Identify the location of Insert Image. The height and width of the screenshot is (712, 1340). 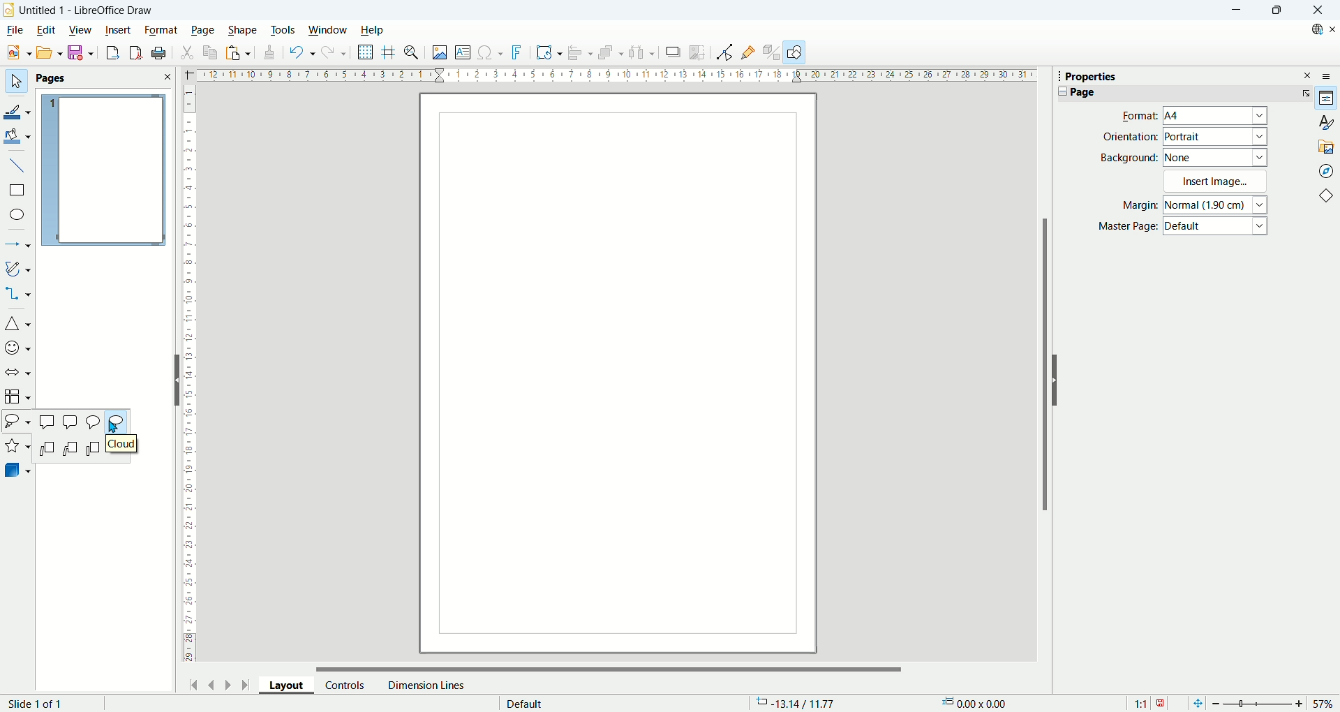
(1217, 181).